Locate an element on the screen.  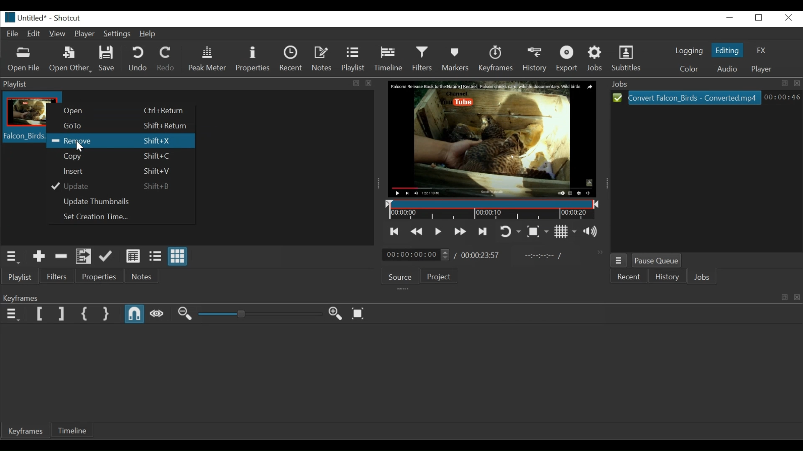
Toggle play or pause is located at coordinates (437, 231).